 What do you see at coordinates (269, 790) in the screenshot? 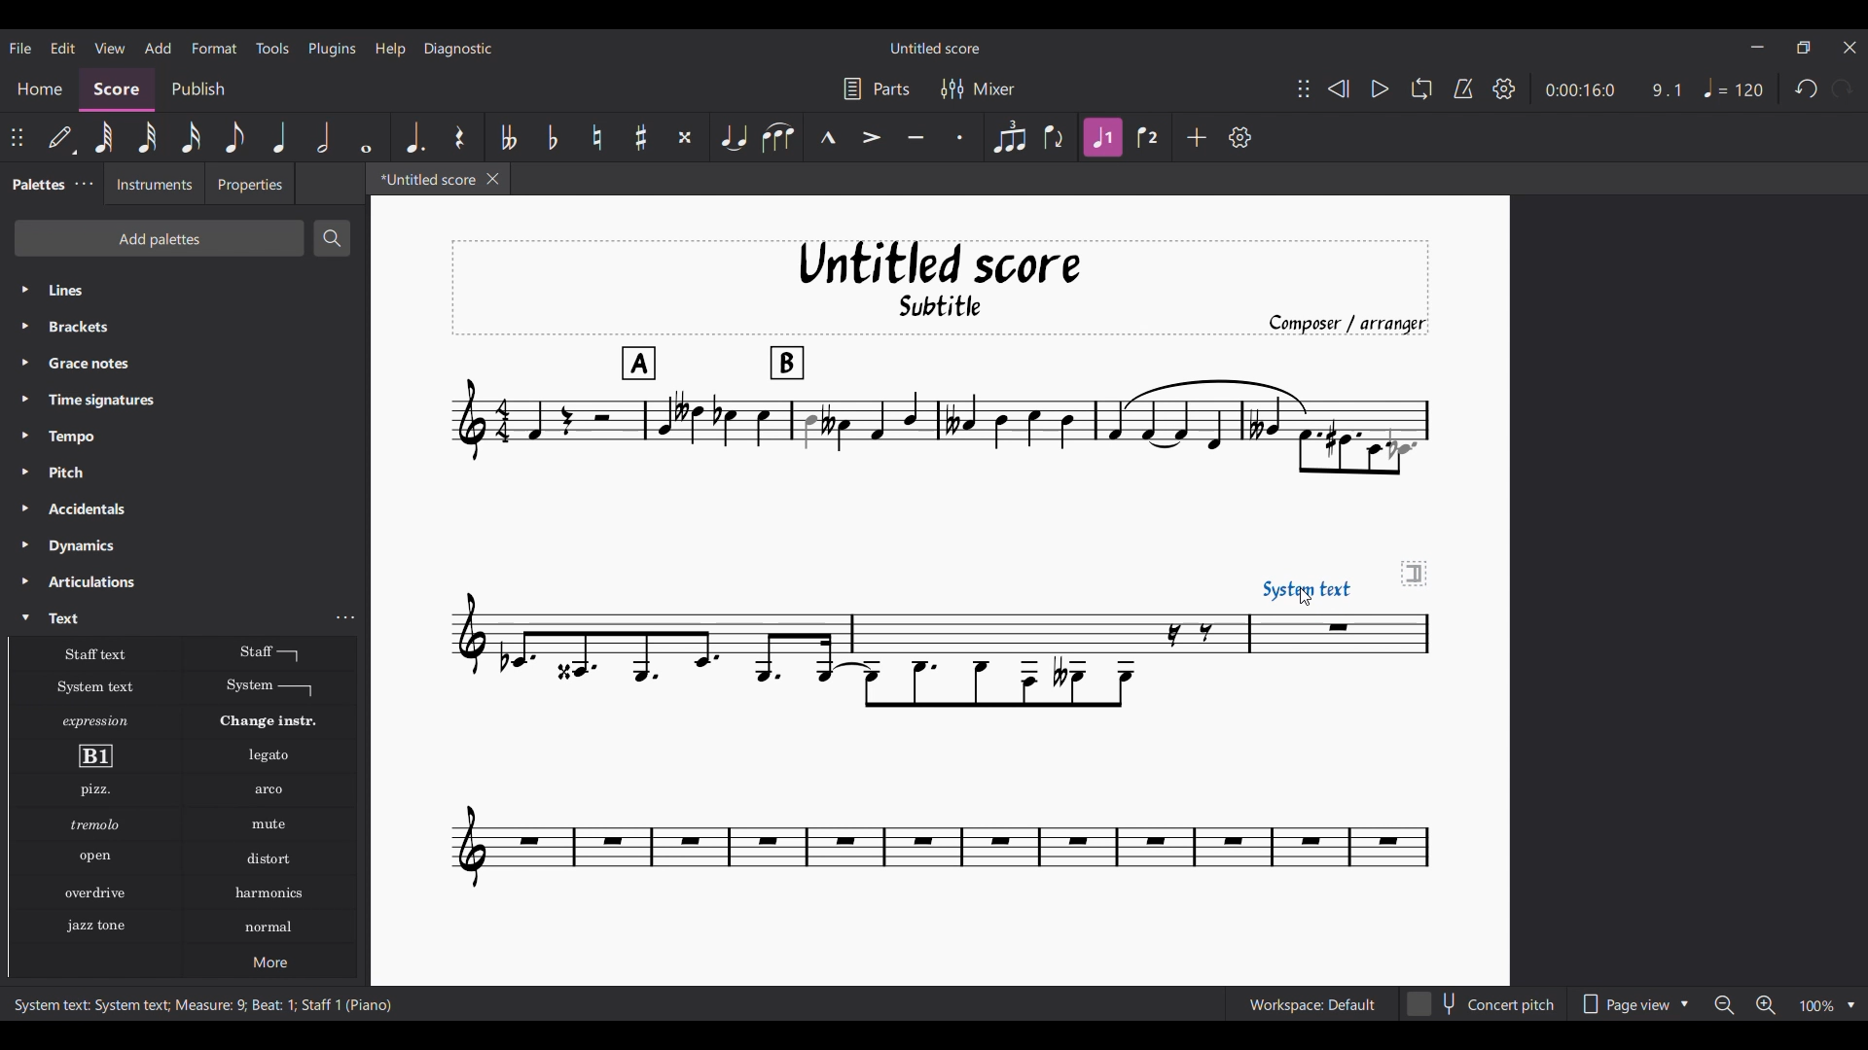
I see `Arko` at bounding box center [269, 790].